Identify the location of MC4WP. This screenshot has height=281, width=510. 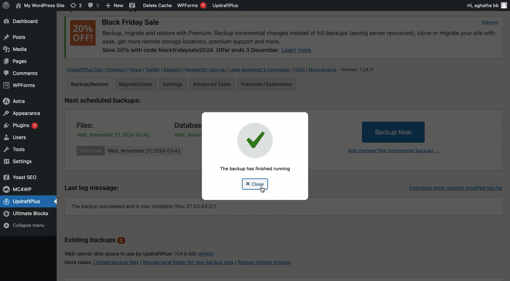
(19, 189).